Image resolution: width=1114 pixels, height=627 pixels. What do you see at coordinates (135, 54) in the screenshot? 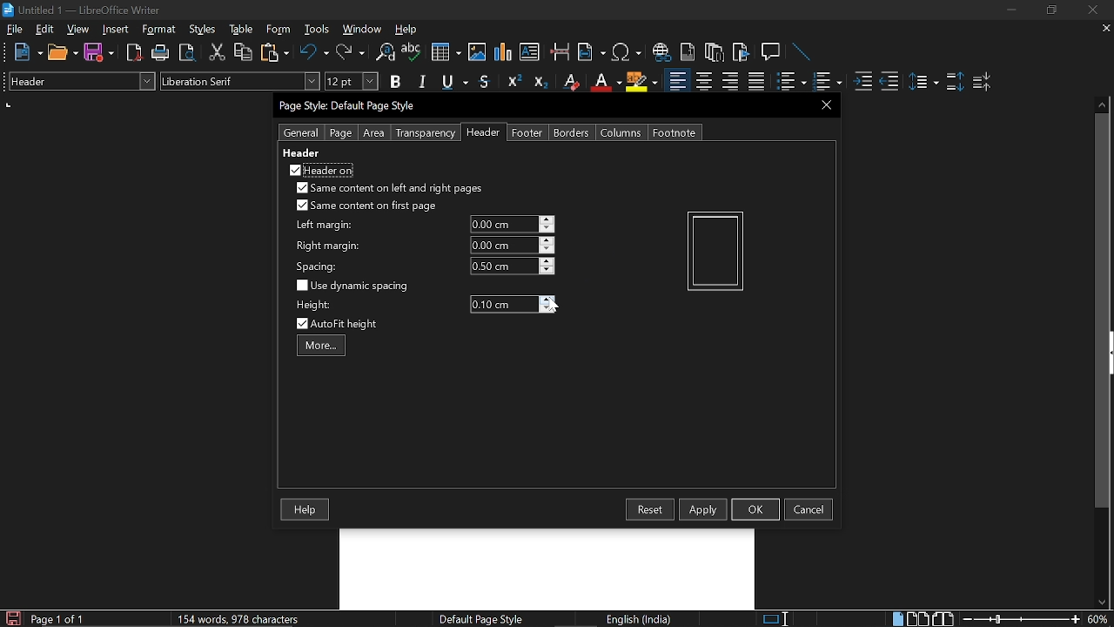
I see `export as PDF` at bounding box center [135, 54].